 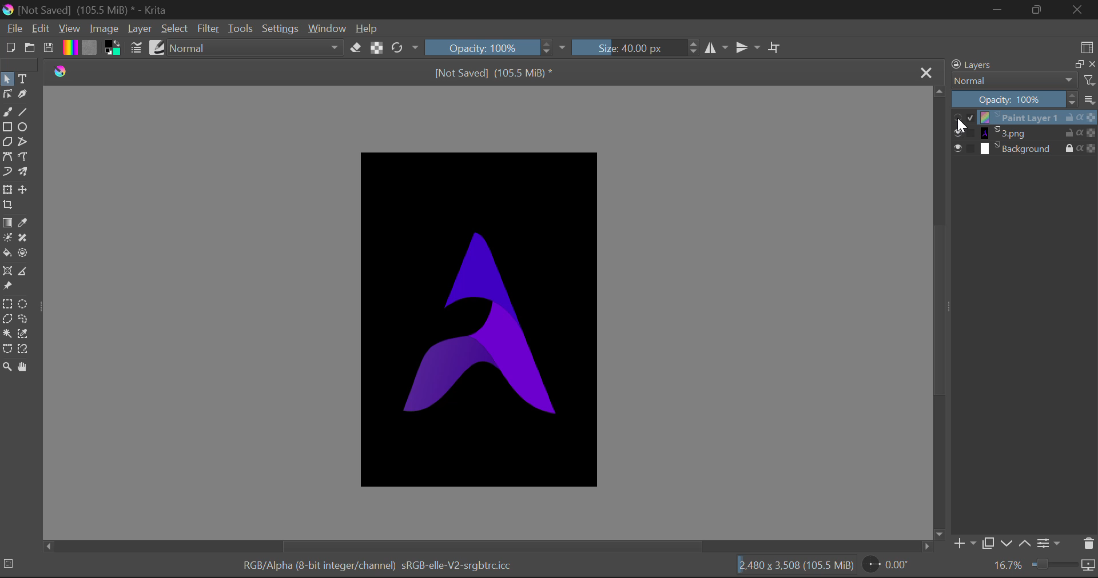 I want to click on Zoom, so click(x=8, y=367).